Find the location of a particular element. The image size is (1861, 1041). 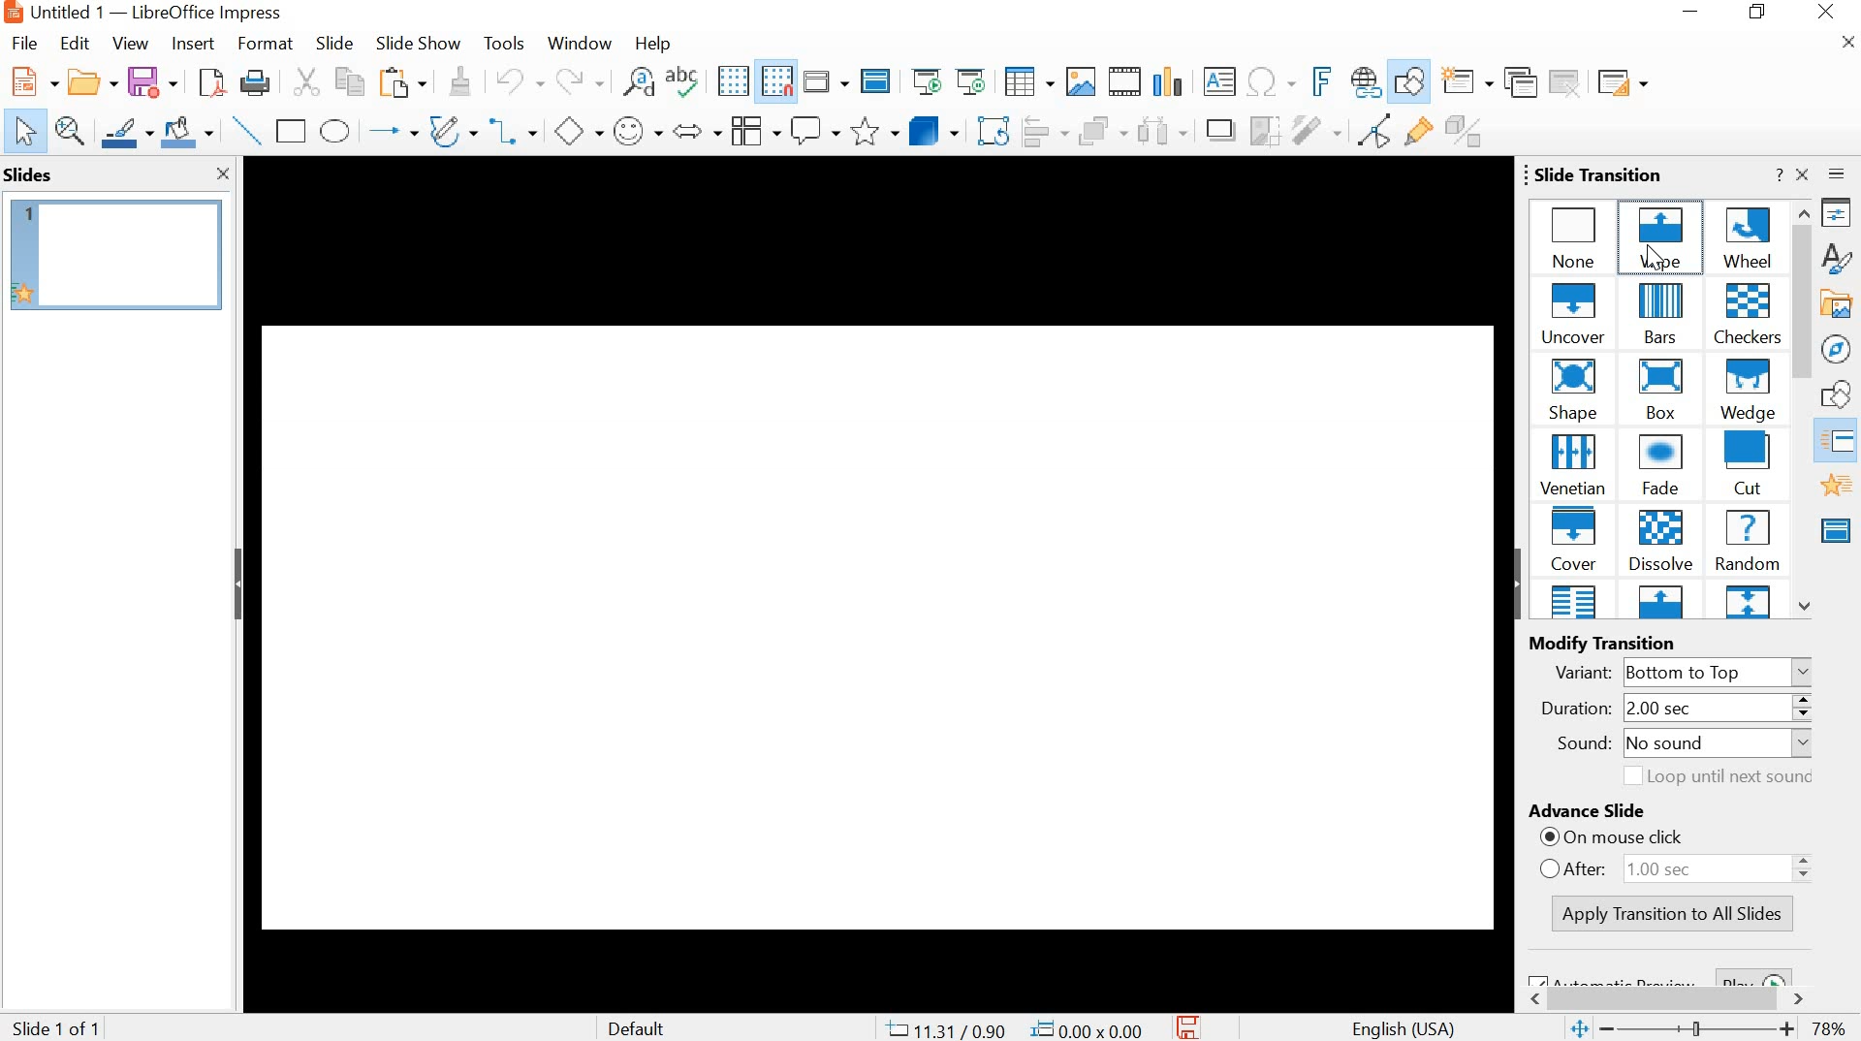

Insert hyperlink is located at coordinates (1366, 83).